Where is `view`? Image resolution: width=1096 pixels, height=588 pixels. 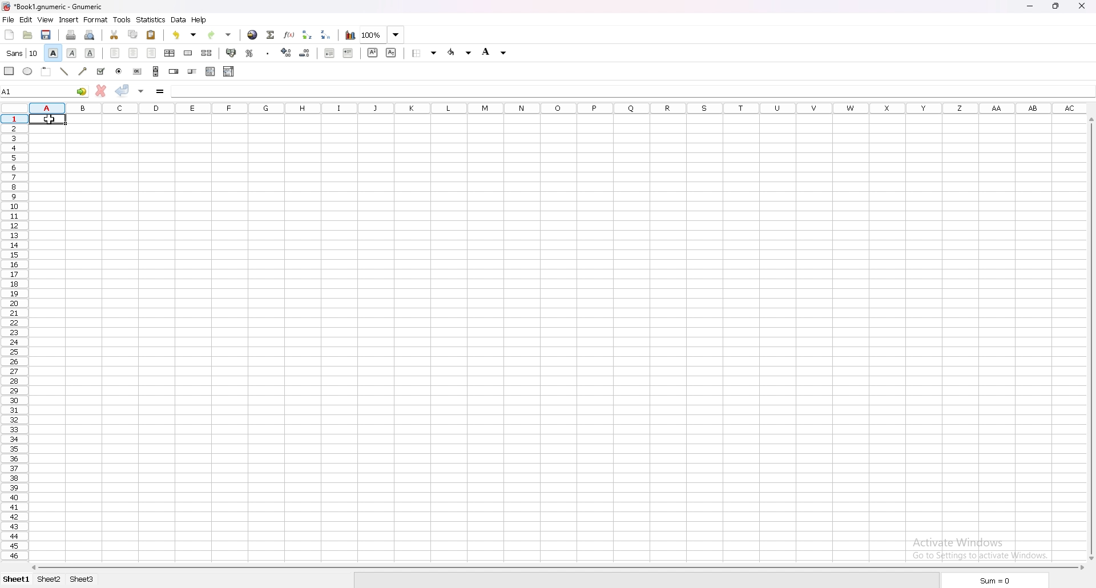 view is located at coordinates (46, 20).